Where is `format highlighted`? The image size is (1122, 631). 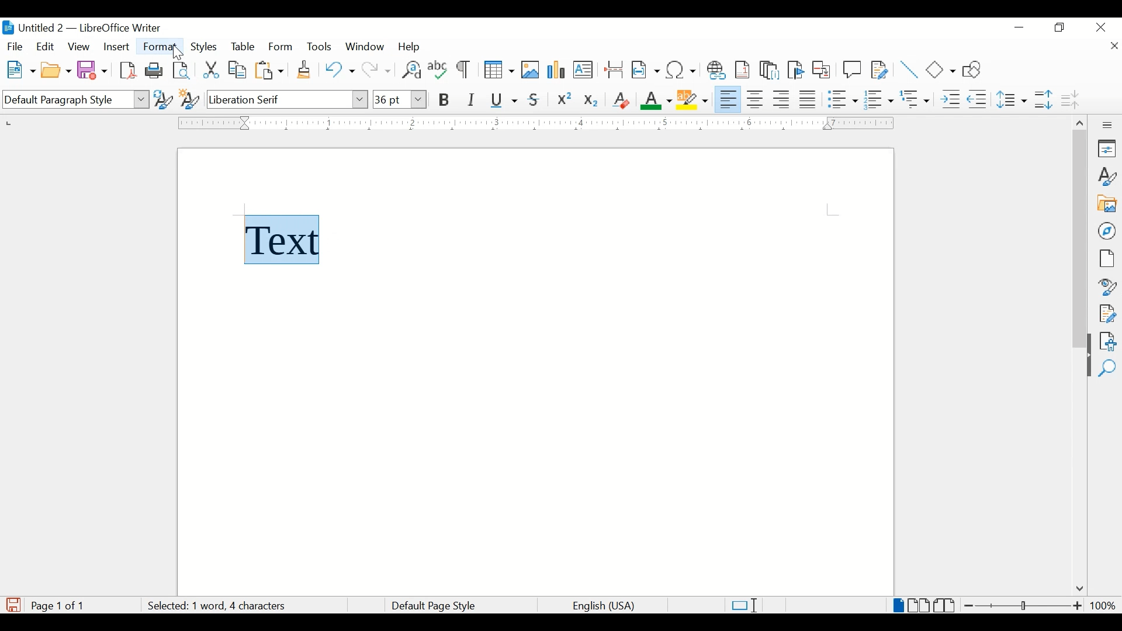
format highlighted is located at coordinates (161, 47).